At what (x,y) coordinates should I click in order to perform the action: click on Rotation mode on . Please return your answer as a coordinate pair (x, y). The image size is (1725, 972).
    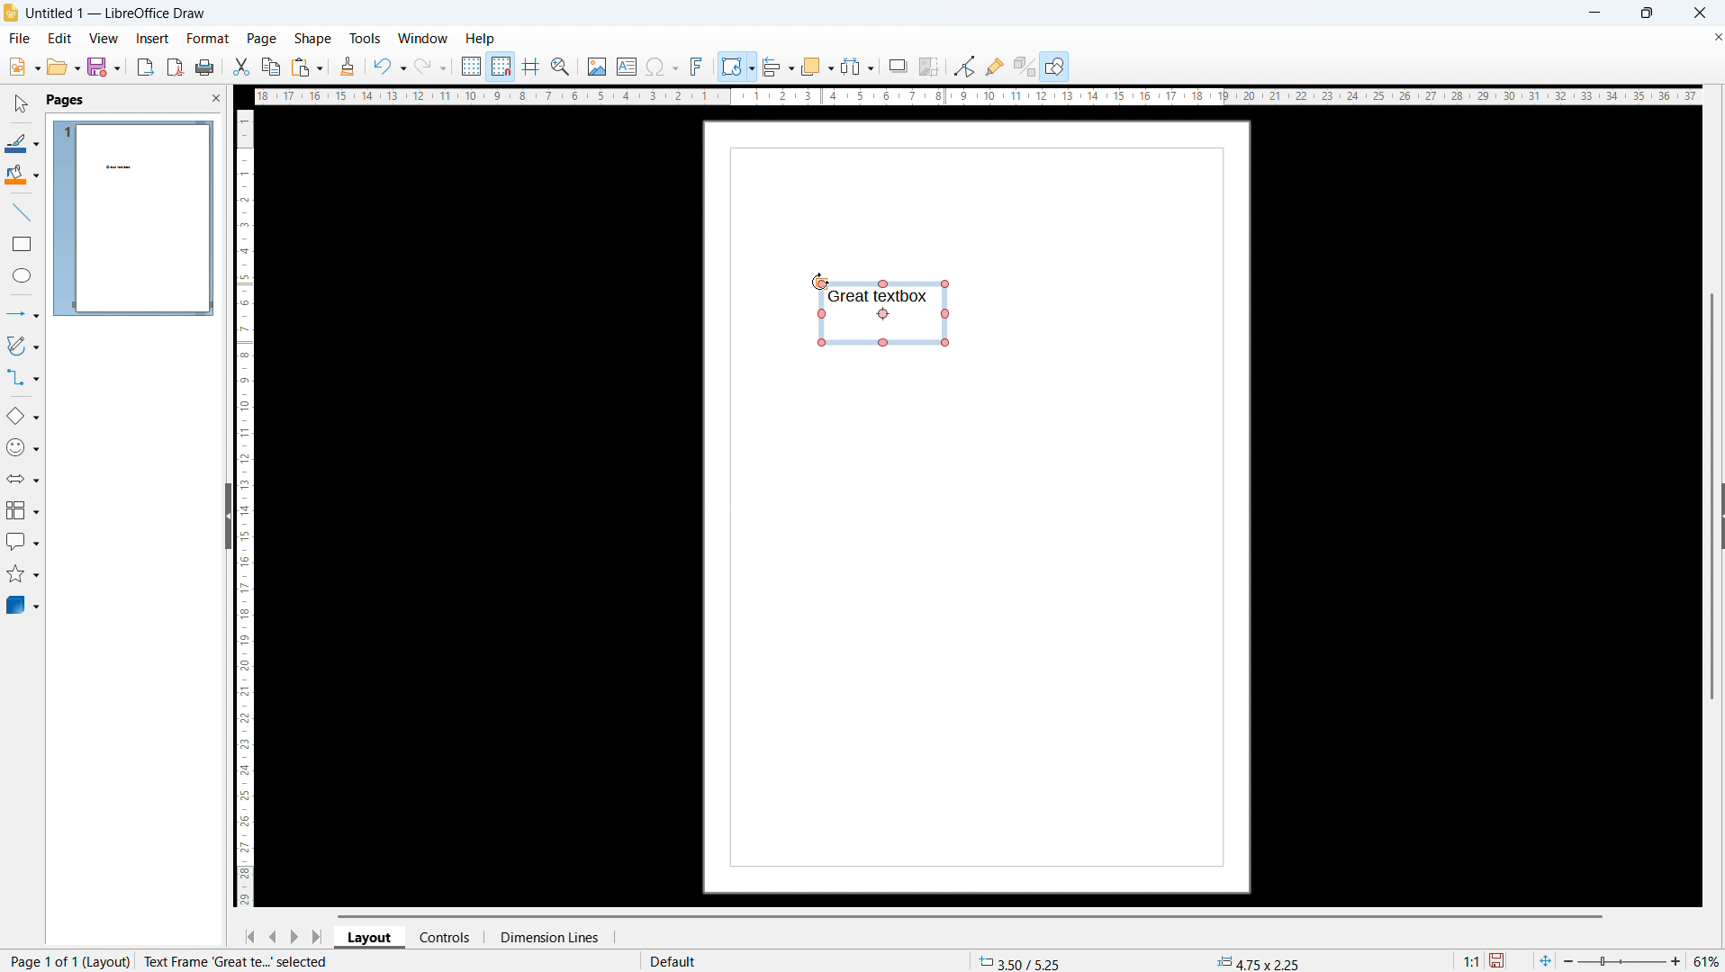
    Looking at the image, I should click on (880, 311).